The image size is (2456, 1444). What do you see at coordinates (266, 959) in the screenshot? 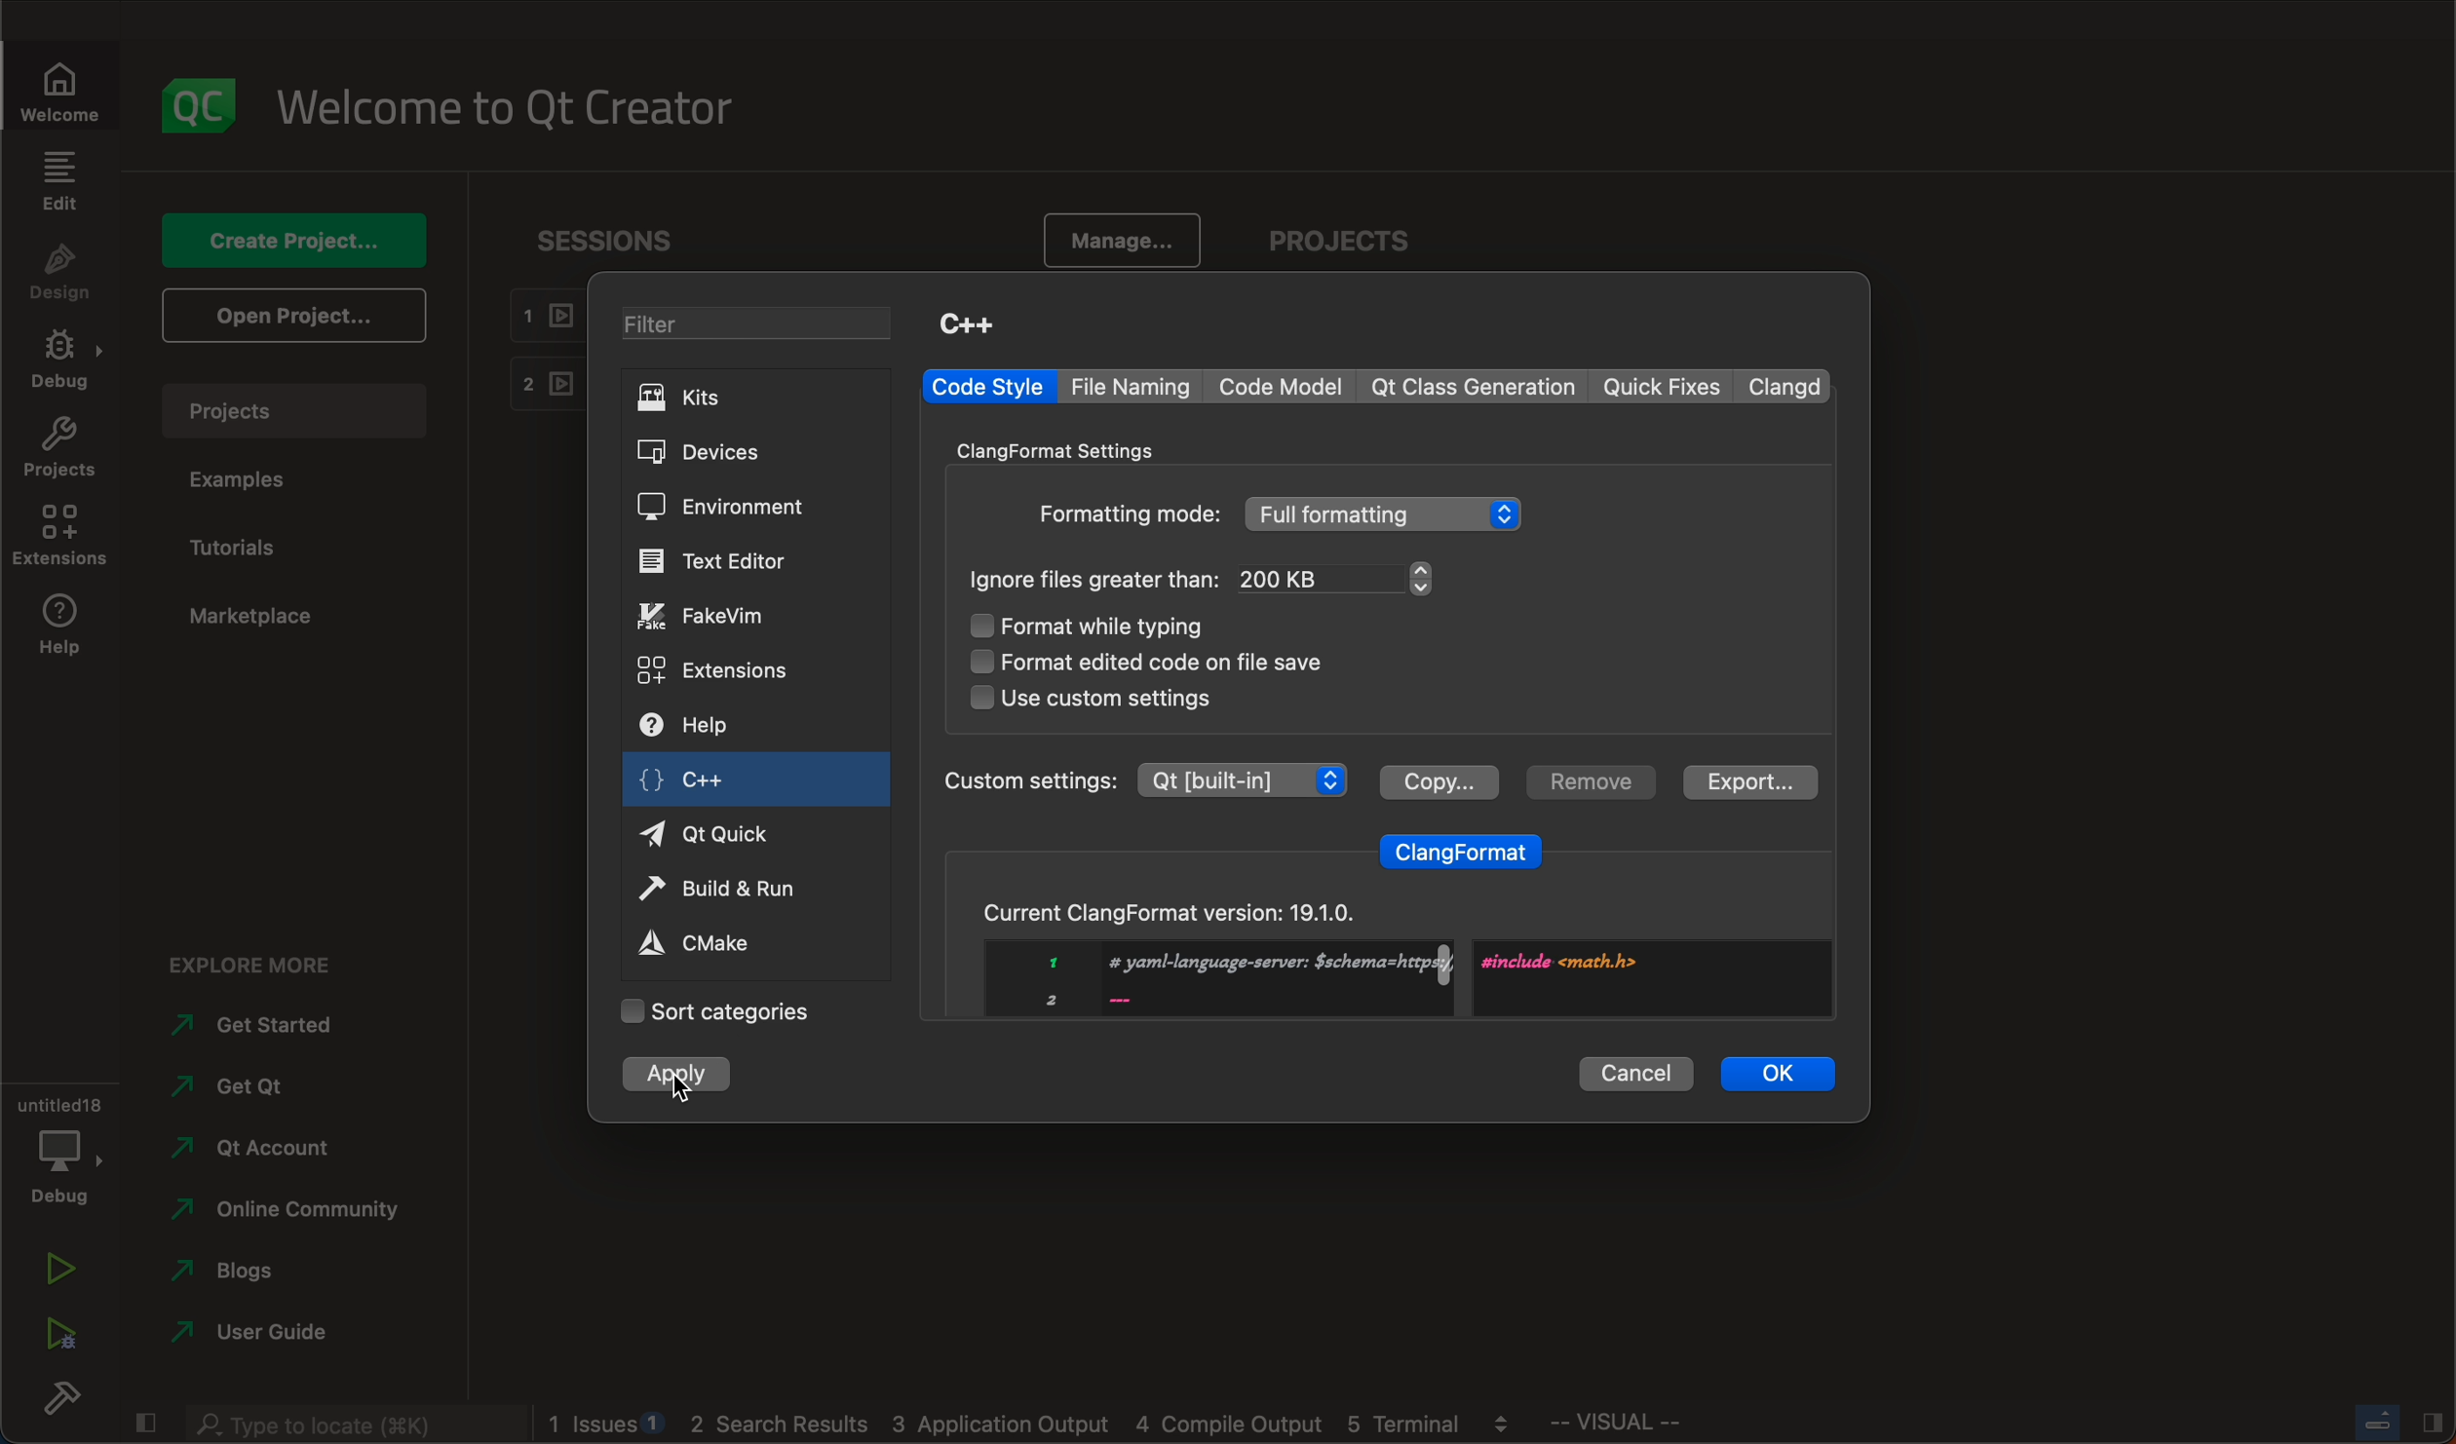
I see `explore` at bounding box center [266, 959].